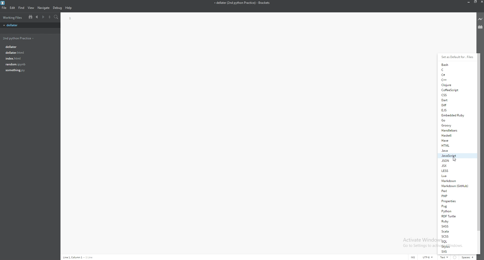 Image resolution: width=484 pixels, height=260 pixels. What do you see at coordinates (56, 17) in the screenshot?
I see `search` at bounding box center [56, 17].